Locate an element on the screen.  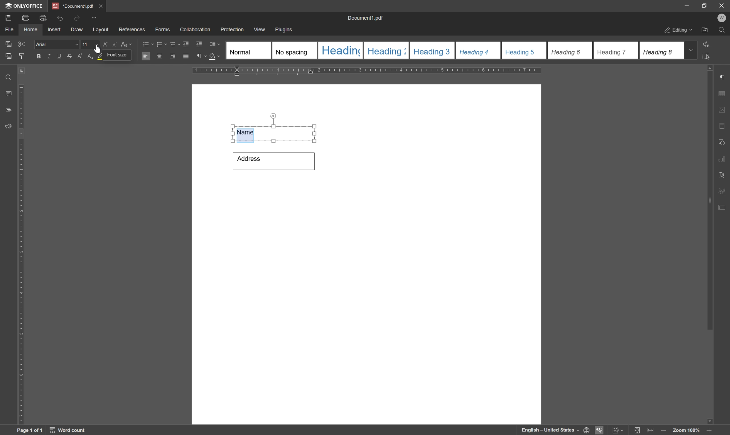
fit to slide is located at coordinates (637, 430).